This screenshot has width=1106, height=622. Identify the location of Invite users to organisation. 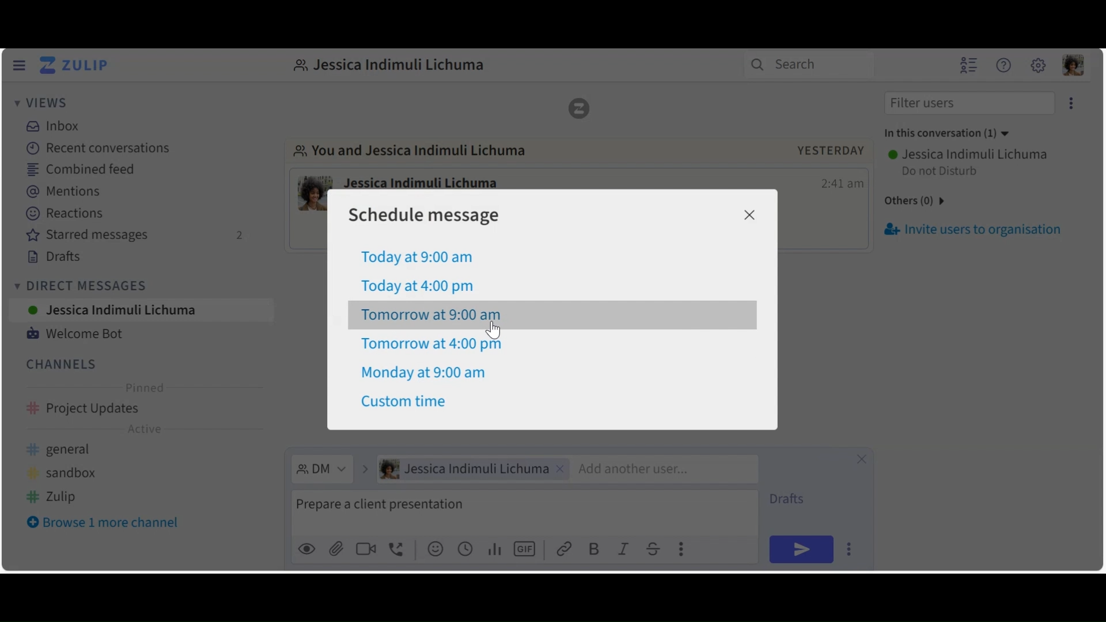
(976, 227).